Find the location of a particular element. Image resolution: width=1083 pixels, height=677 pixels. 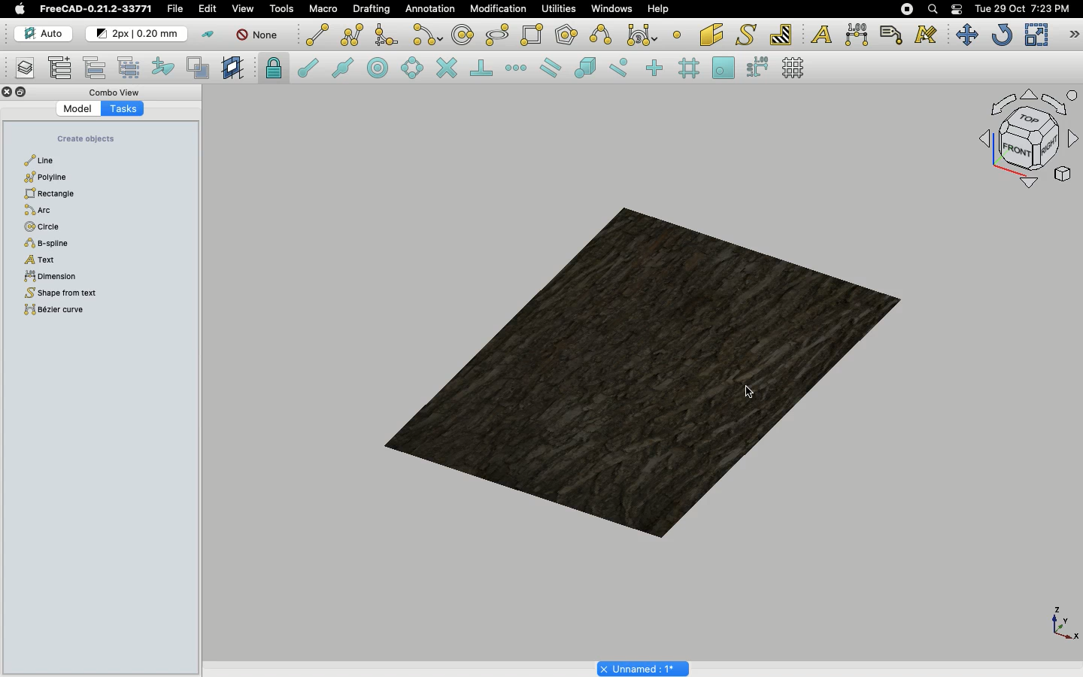

Bezier tools is located at coordinates (644, 35).